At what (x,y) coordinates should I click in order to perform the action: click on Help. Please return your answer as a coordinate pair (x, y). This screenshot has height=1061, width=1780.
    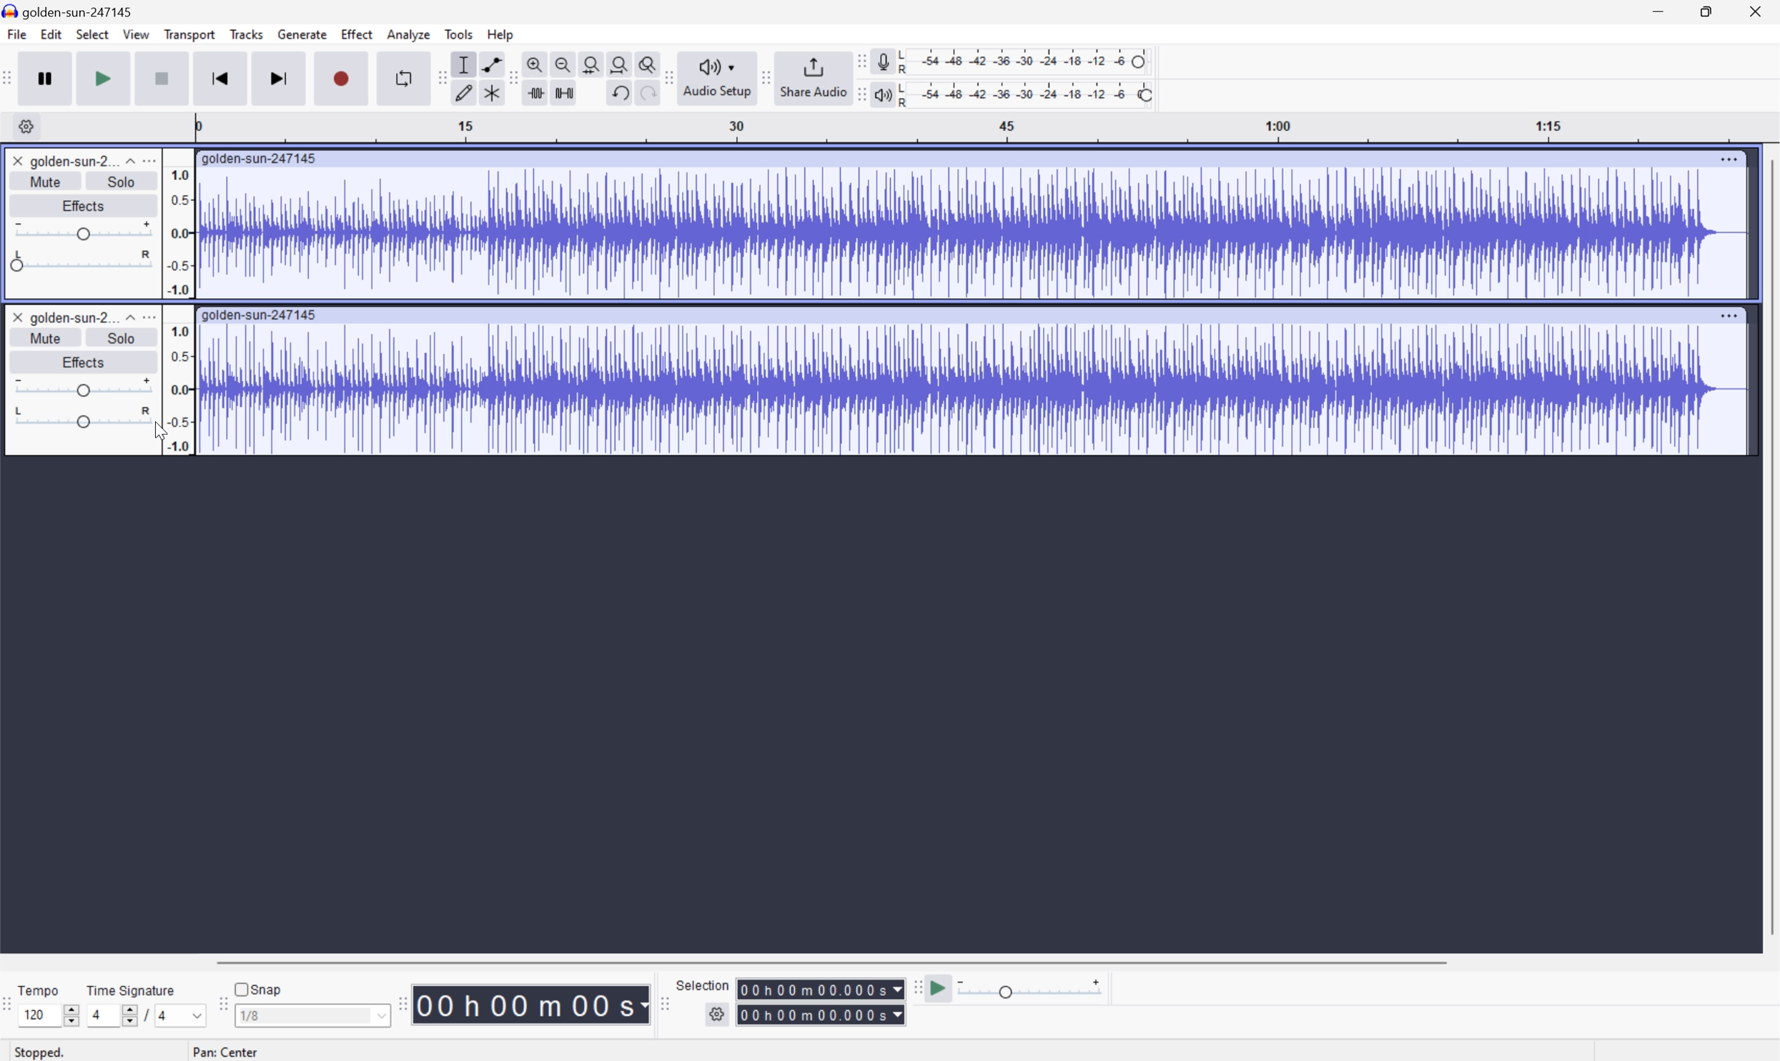
    Looking at the image, I should click on (502, 34).